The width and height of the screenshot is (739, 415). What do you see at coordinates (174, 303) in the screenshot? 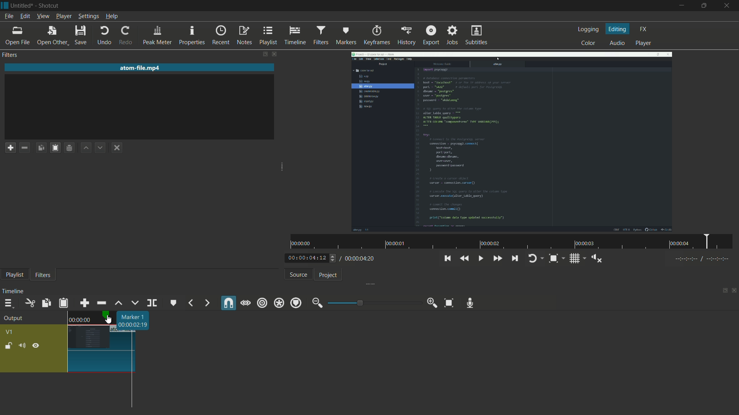
I see `create or edit marker` at bounding box center [174, 303].